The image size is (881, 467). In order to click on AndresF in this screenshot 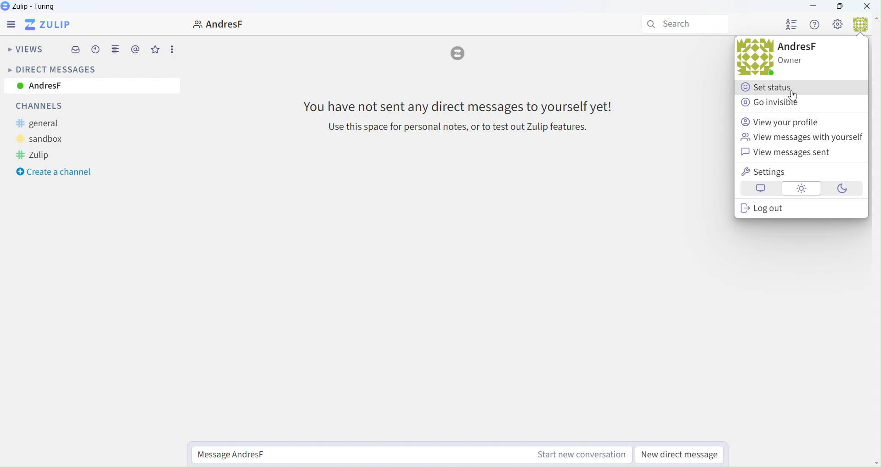, I will do `click(90, 87)`.